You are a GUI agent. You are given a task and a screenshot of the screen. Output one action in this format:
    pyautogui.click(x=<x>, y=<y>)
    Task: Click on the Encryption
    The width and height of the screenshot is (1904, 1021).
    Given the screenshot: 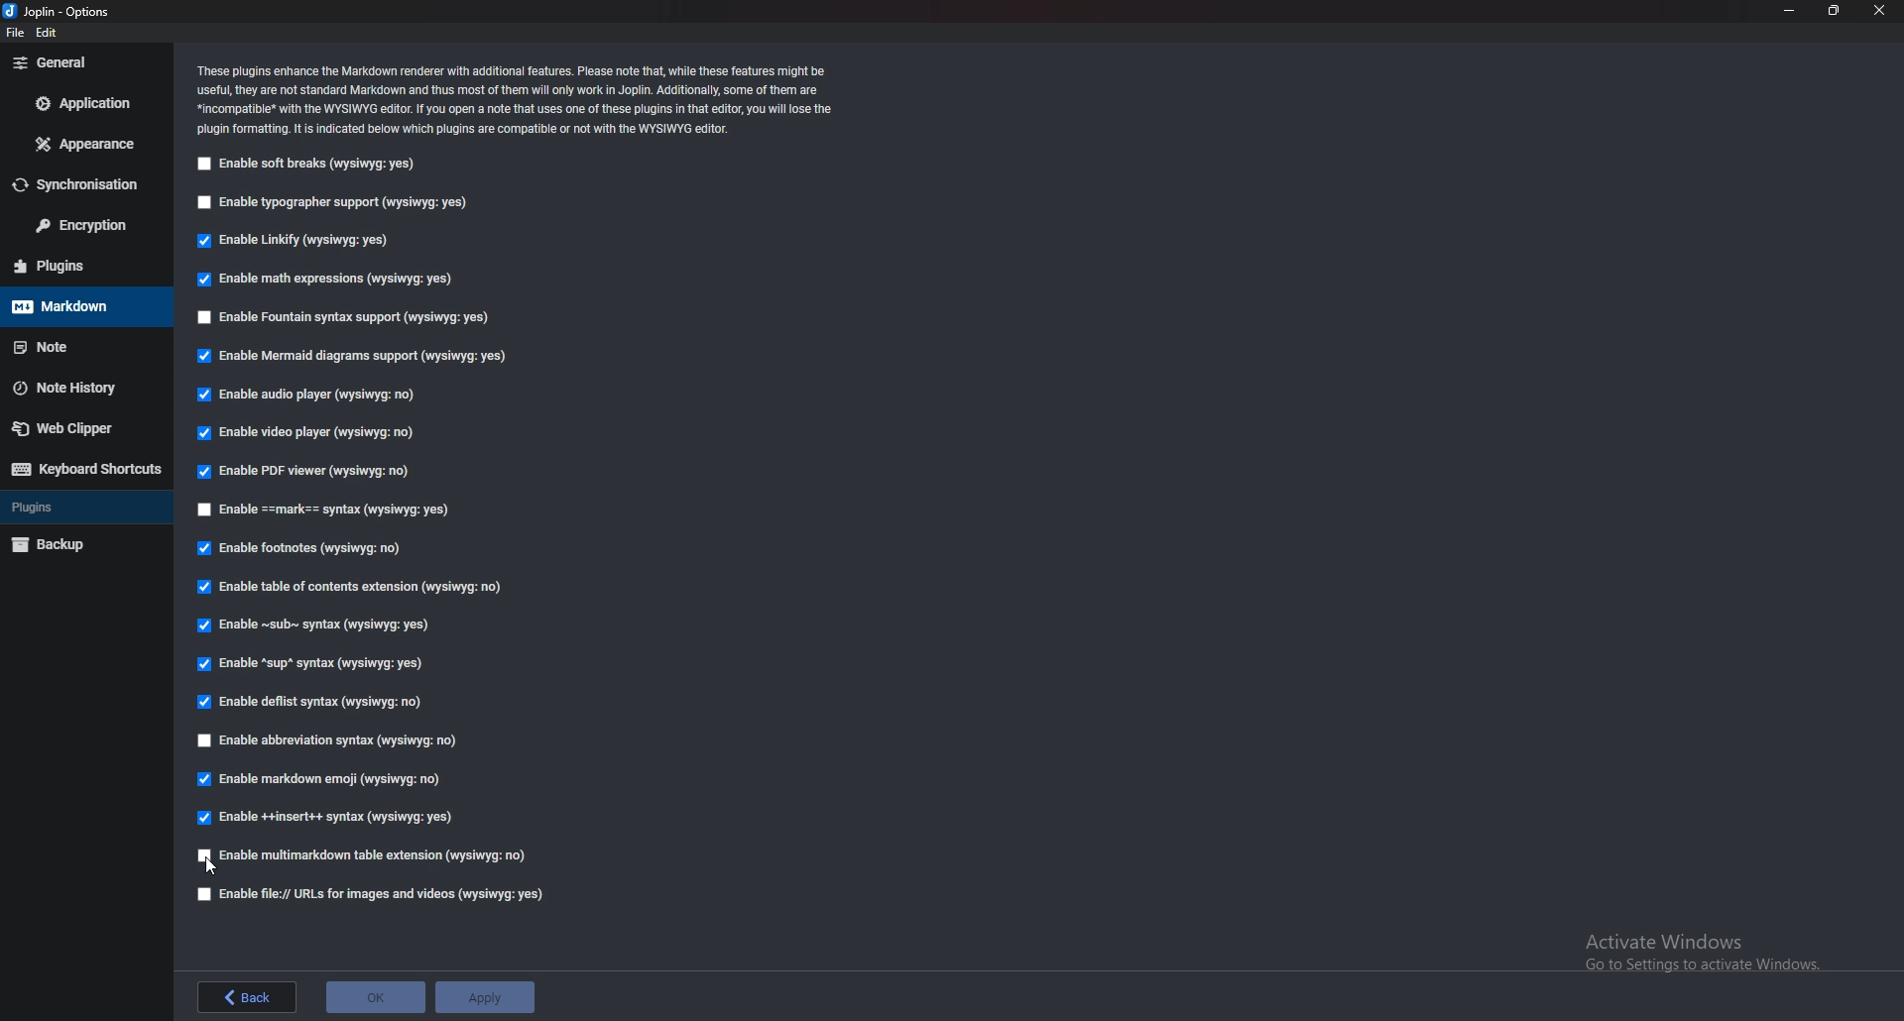 What is the action you would take?
    pyautogui.click(x=82, y=224)
    